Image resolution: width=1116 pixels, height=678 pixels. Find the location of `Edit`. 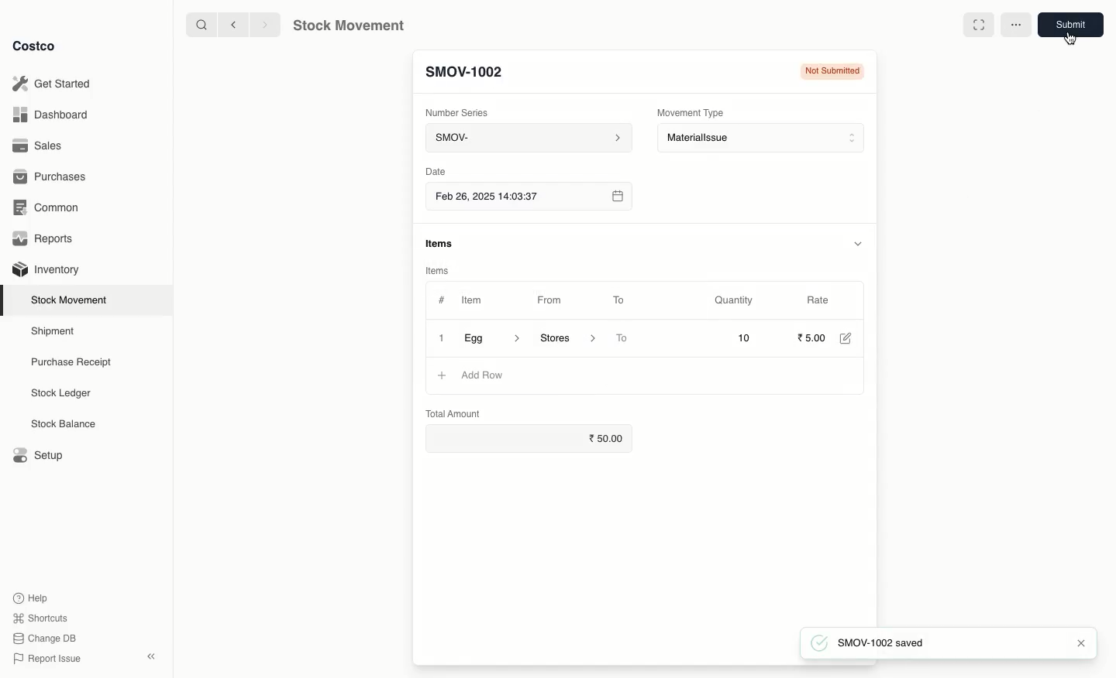

Edit is located at coordinates (849, 340).